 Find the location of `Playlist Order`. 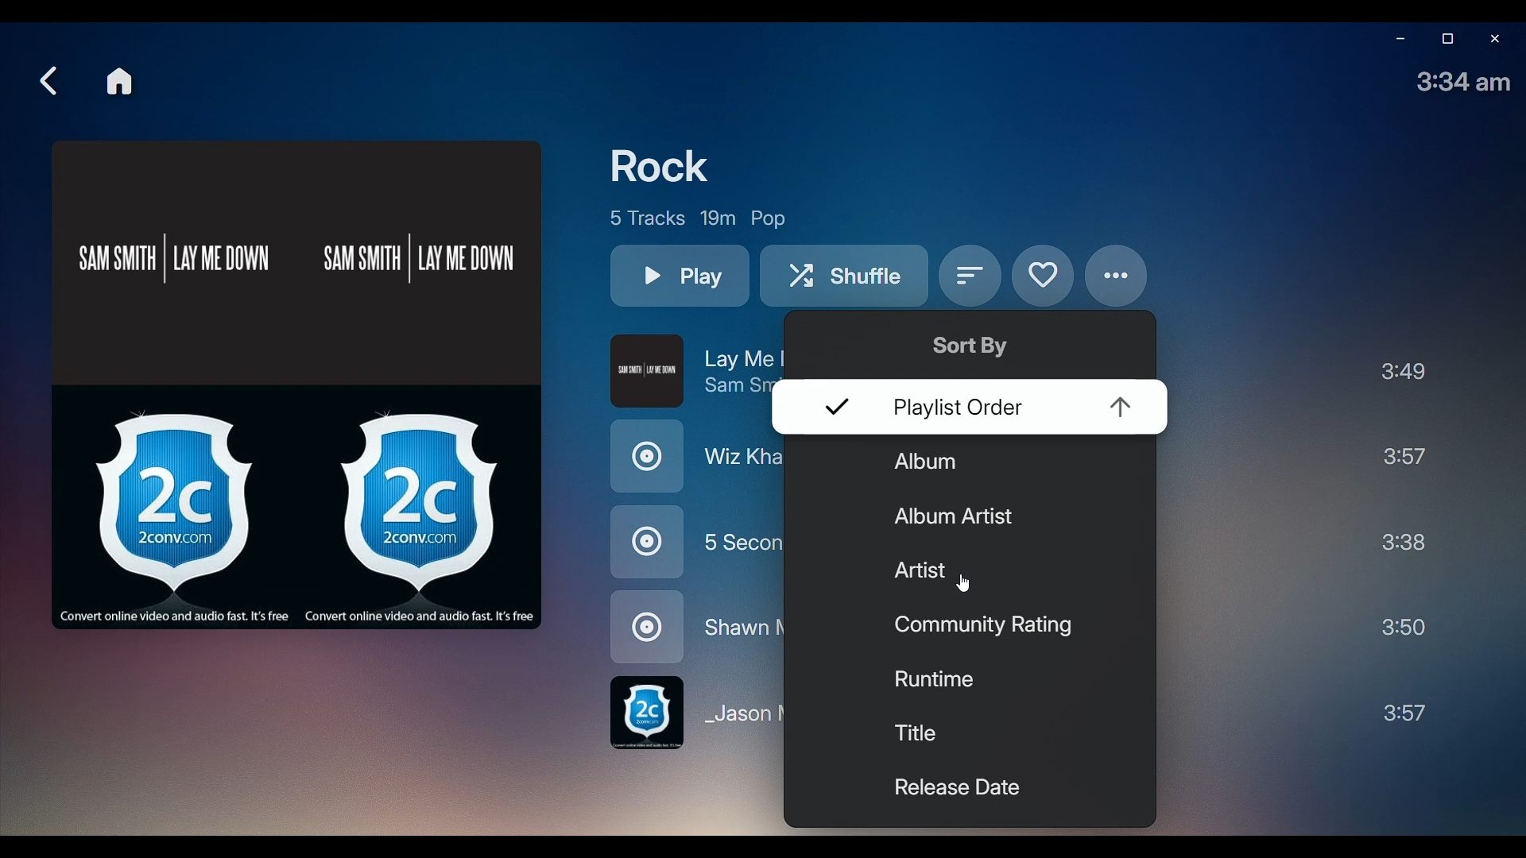

Playlist Order is located at coordinates (980, 410).